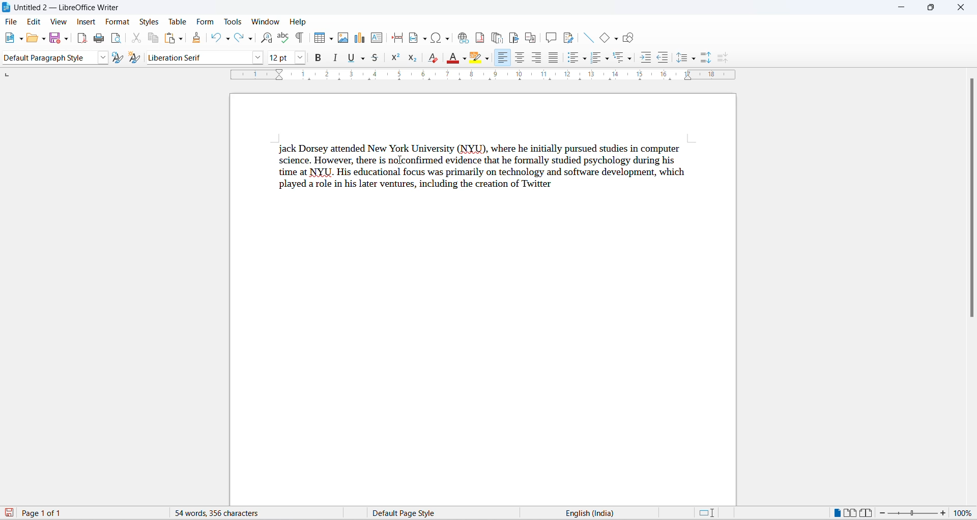  I want to click on undo, so click(216, 37).